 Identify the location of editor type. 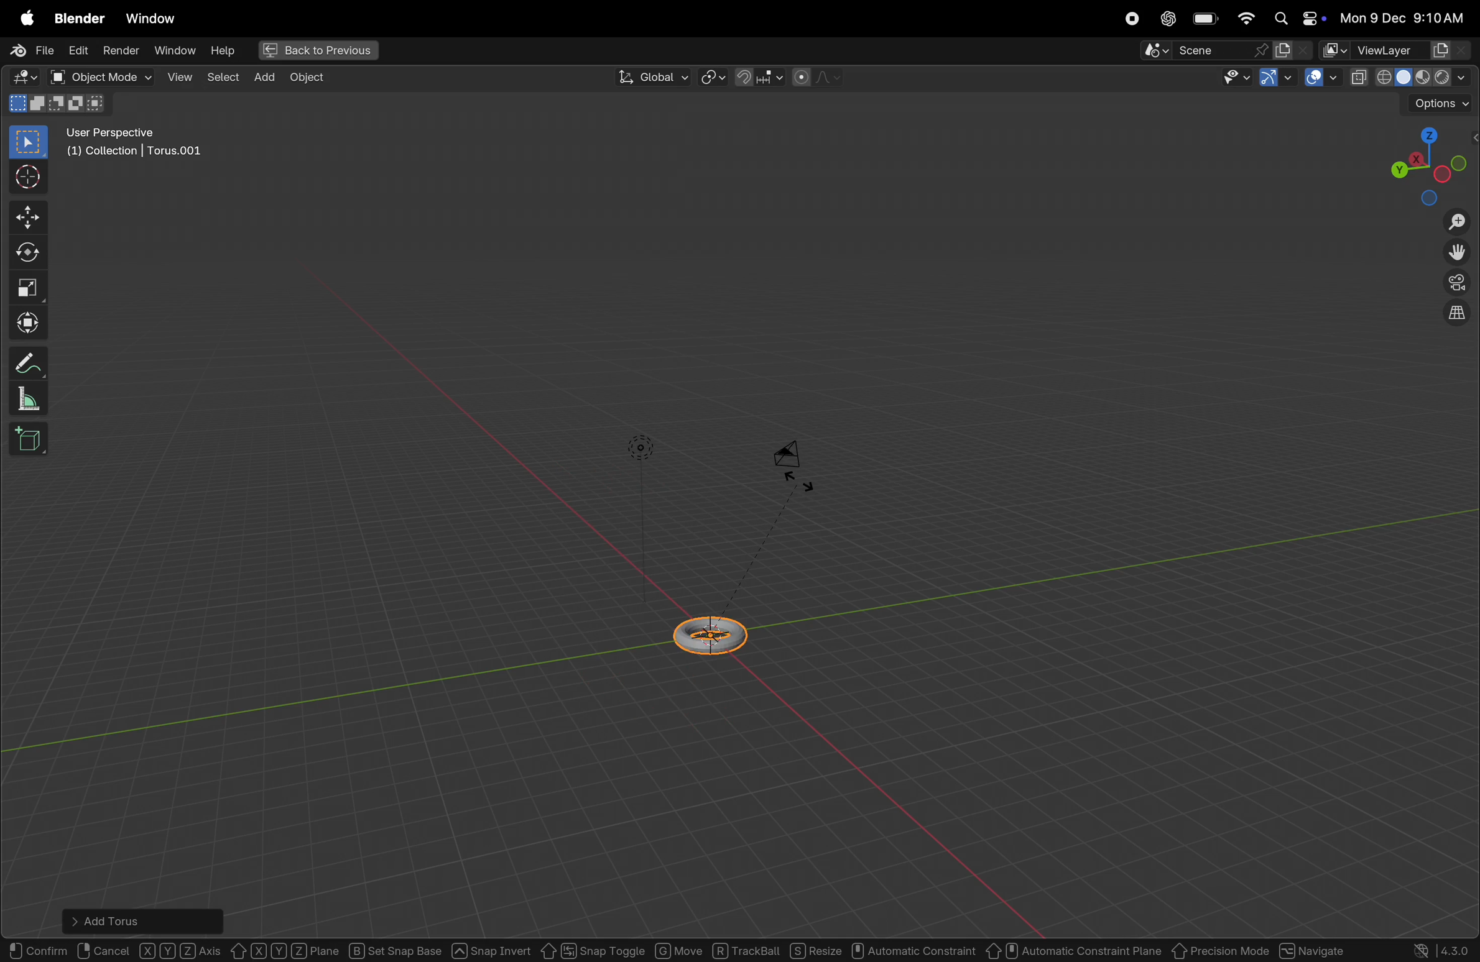
(20, 79).